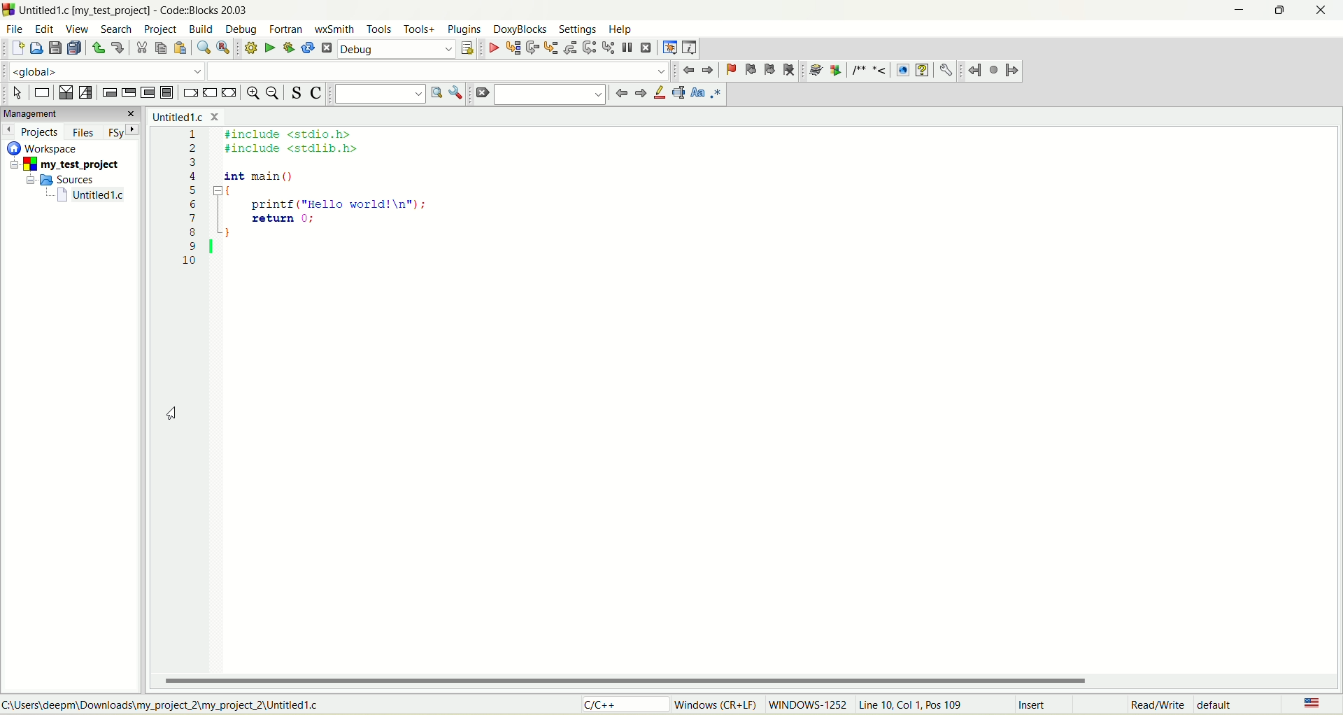  Describe the element at coordinates (15, 31) in the screenshot. I see `file` at that location.